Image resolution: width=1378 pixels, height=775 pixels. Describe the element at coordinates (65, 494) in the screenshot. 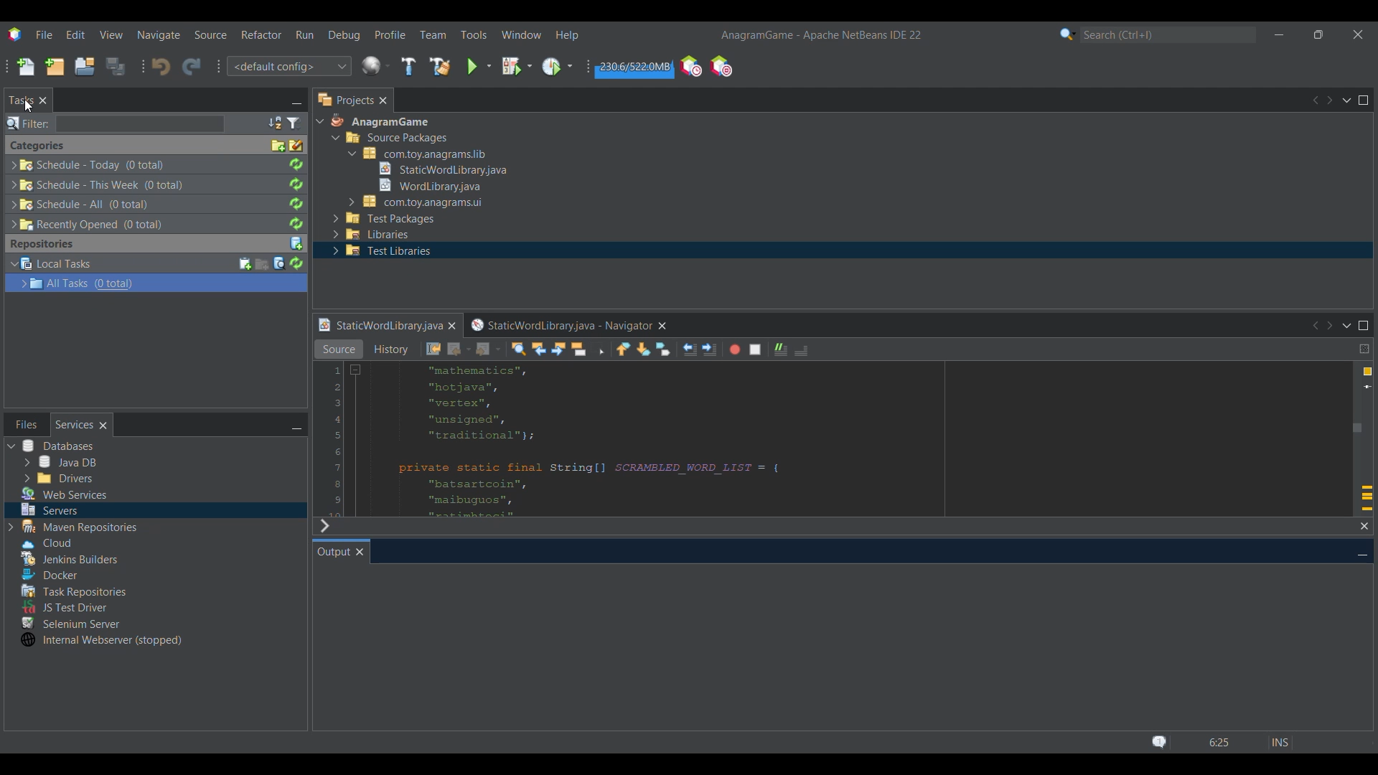

I see `` at that location.